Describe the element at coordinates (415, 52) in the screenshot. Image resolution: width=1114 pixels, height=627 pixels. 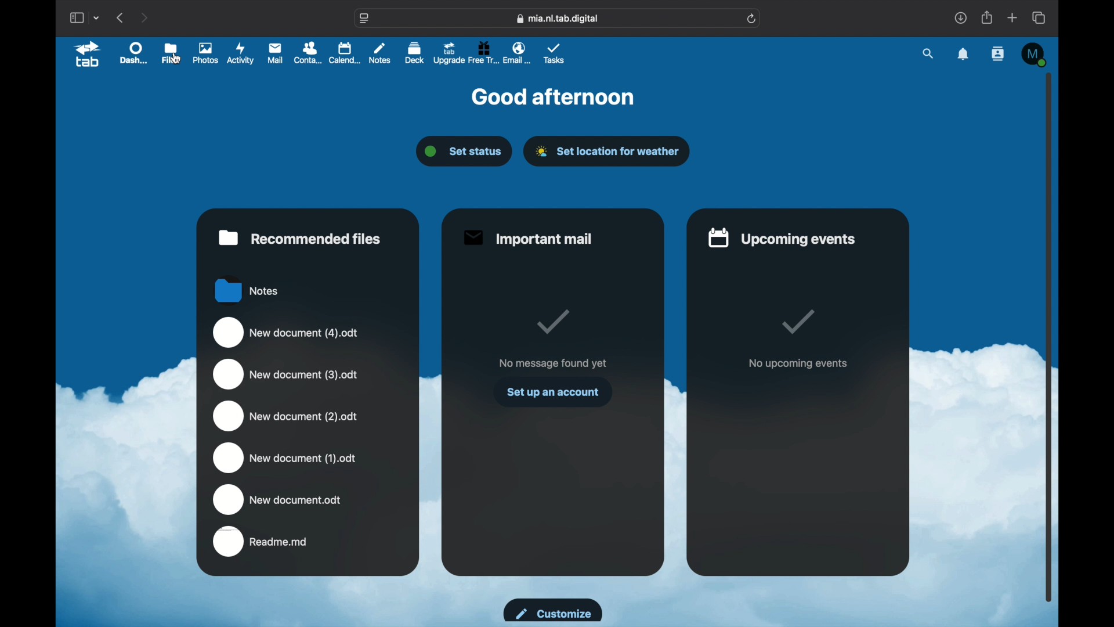
I see `deck` at that location.